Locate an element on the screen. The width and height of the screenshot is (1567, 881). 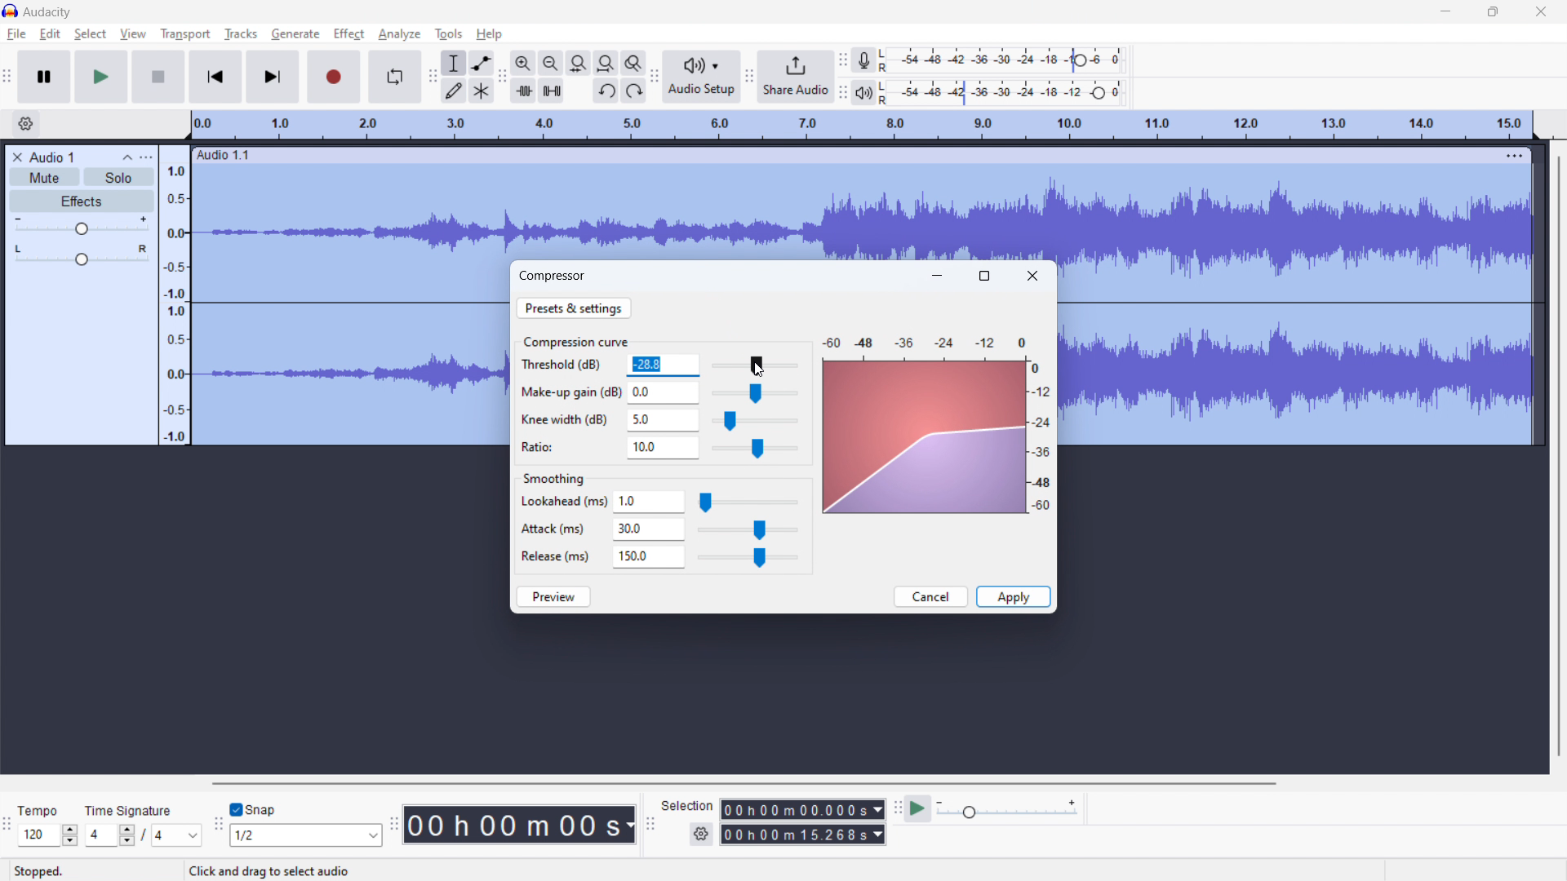
 is located at coordinates (432, 76).